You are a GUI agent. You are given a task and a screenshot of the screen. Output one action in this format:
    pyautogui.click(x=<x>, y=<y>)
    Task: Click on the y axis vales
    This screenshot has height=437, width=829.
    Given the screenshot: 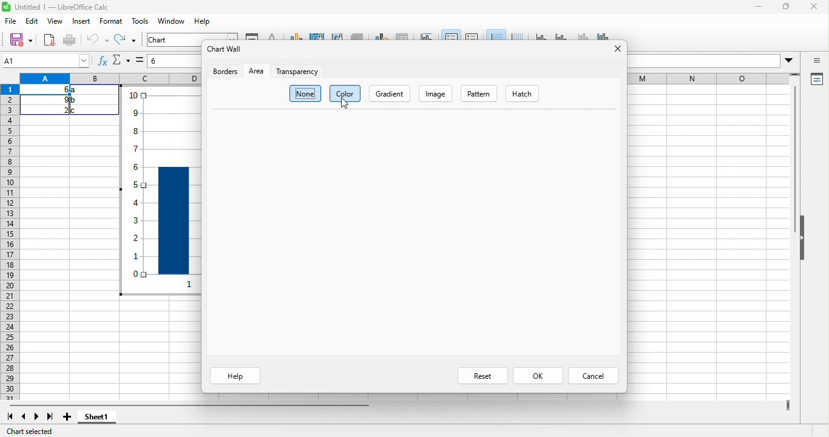 What is the action you would take?
    pyautogui.click(x=135, y=195)
    